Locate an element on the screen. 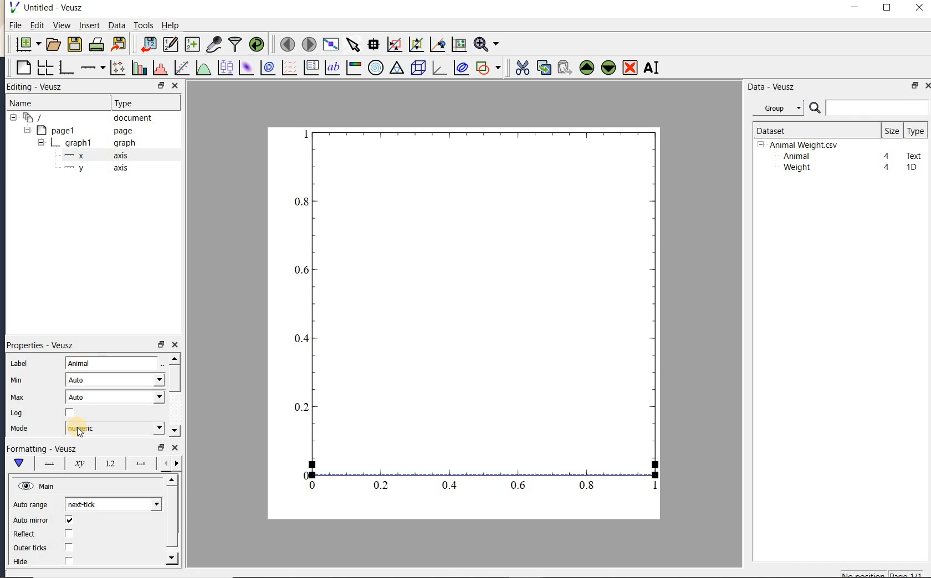 This screenshot has width=931, height=578. 4 is located at coordinates (887, 168).